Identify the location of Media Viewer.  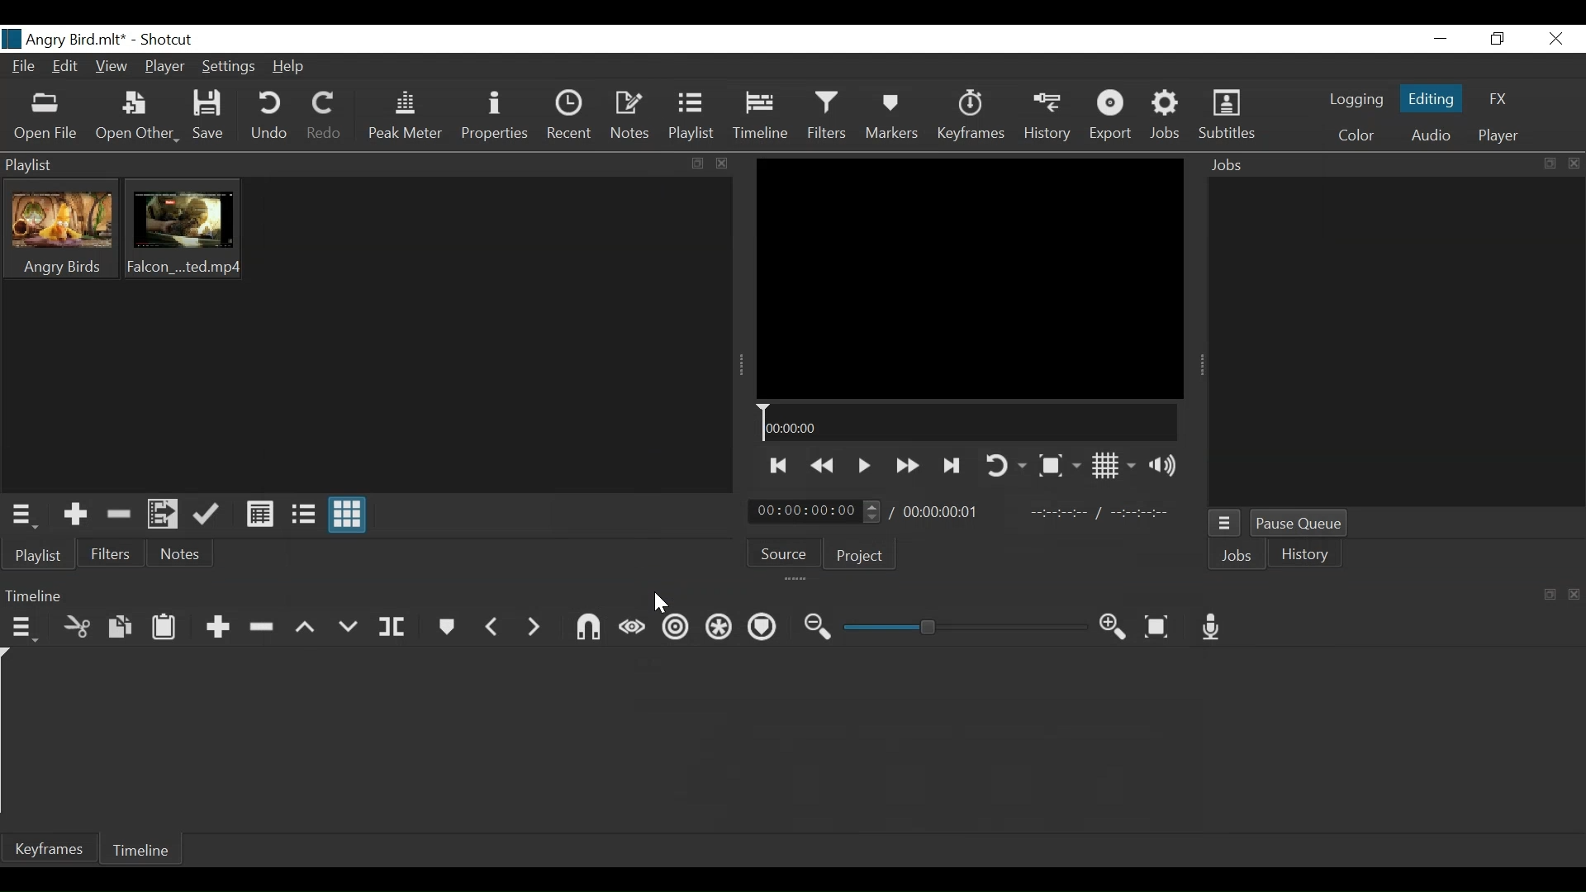
(968, 277).